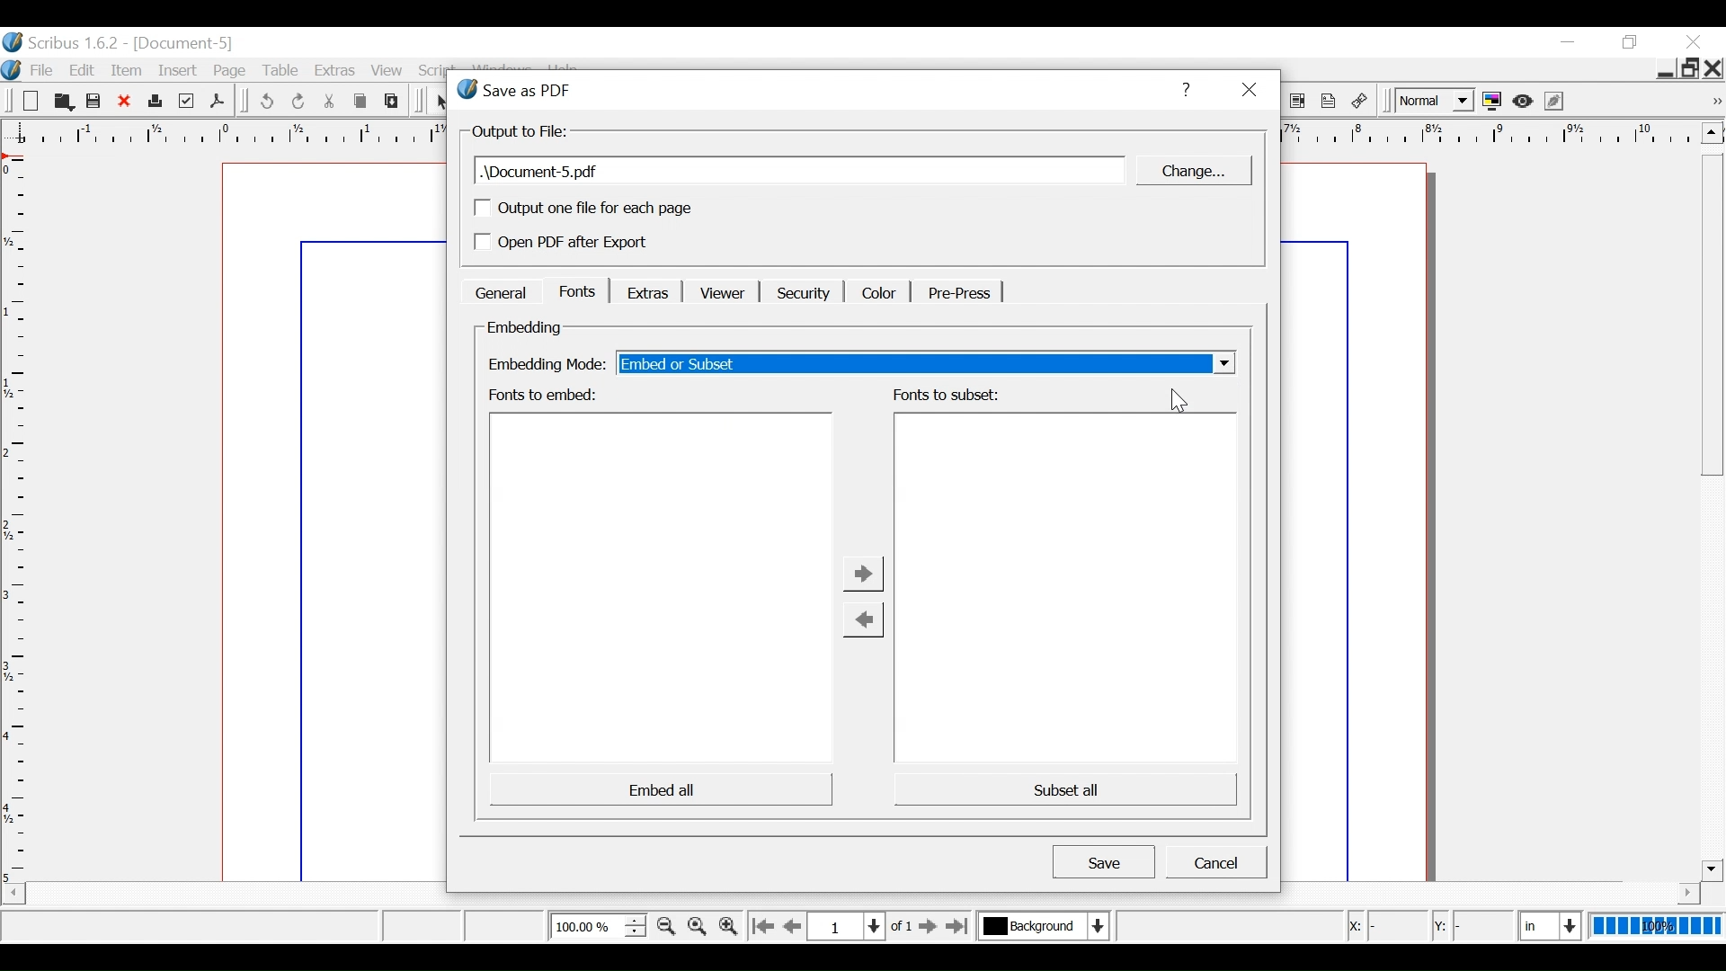  What do you see at coordinates (1248, 91) in the screenshot?
I see `Close` at bounding box center [1248, 91].